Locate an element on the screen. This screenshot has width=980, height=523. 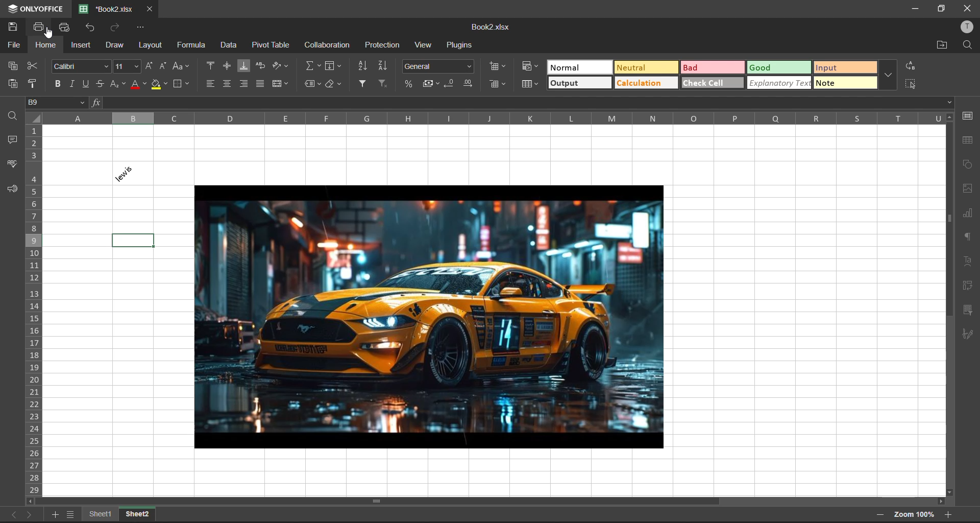
next is located at coordinates (31, 515).